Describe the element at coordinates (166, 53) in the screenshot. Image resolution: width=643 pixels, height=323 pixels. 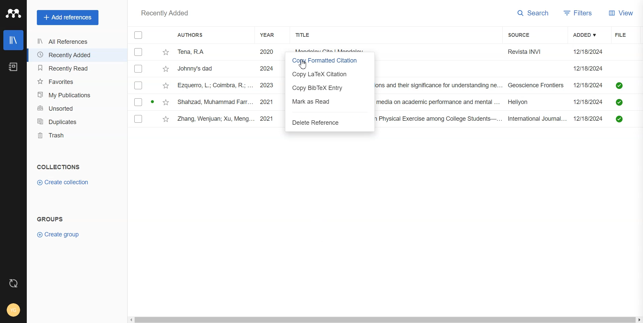
I see `Star` at that location.